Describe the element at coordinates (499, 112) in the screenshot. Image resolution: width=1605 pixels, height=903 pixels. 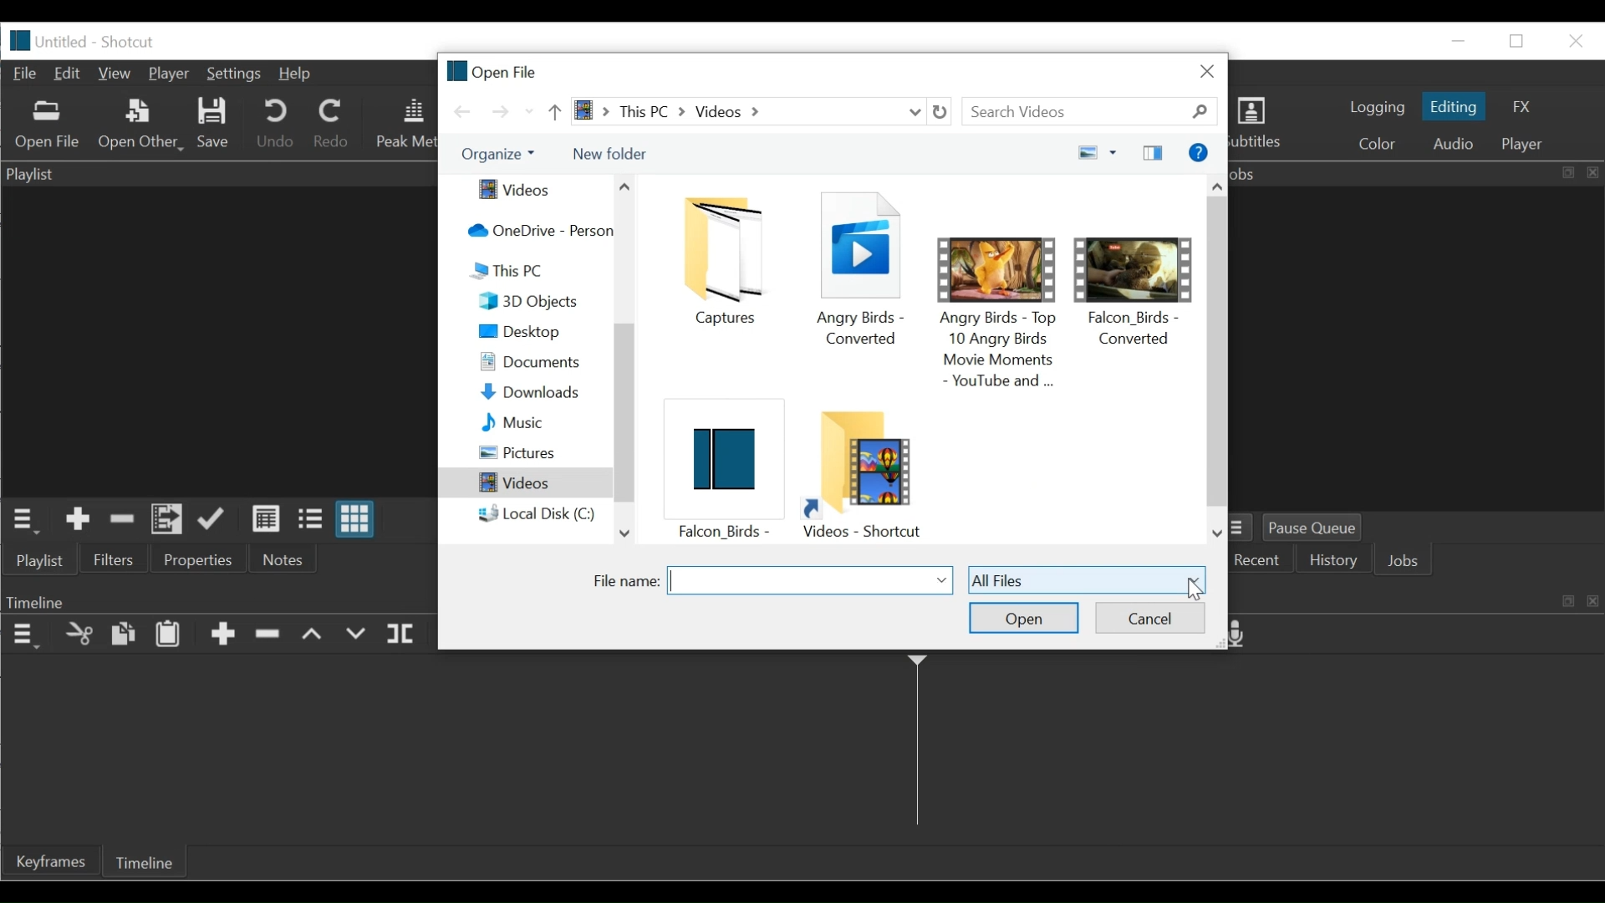
I see `Go forward` at that location.